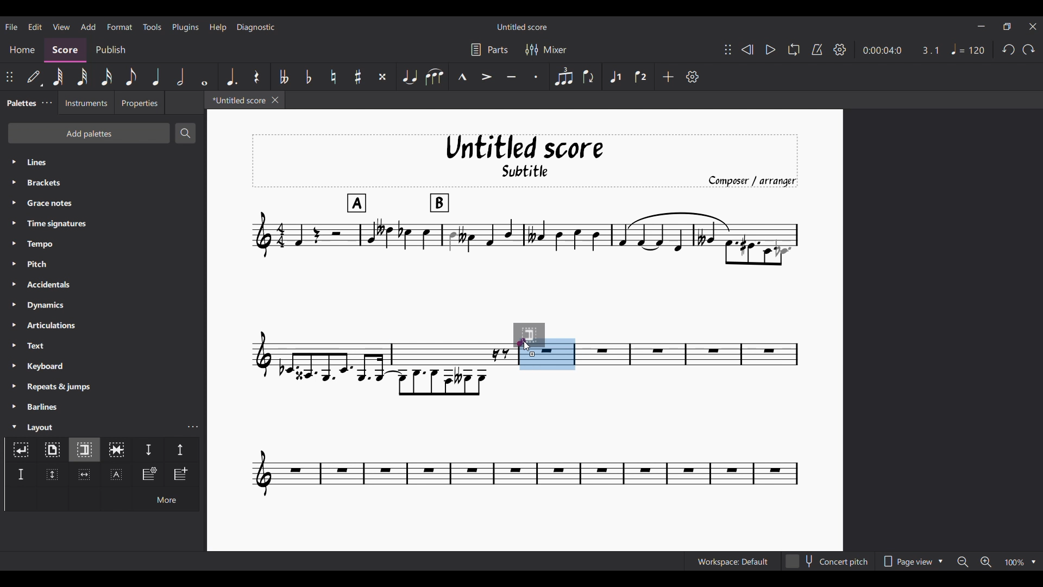 This screenshot has height=587, width=1043. What do you see at coordinates (181, 449) in the screenshot?
I see `Staff spacer up` at bounding box center [181, 449].